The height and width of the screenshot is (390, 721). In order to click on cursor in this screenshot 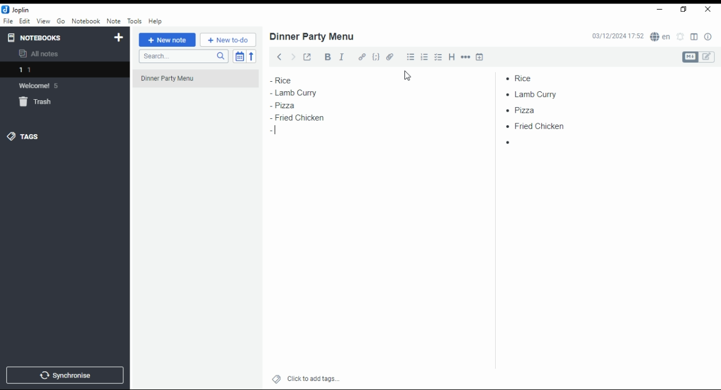, I will do `click(409, 77)`.